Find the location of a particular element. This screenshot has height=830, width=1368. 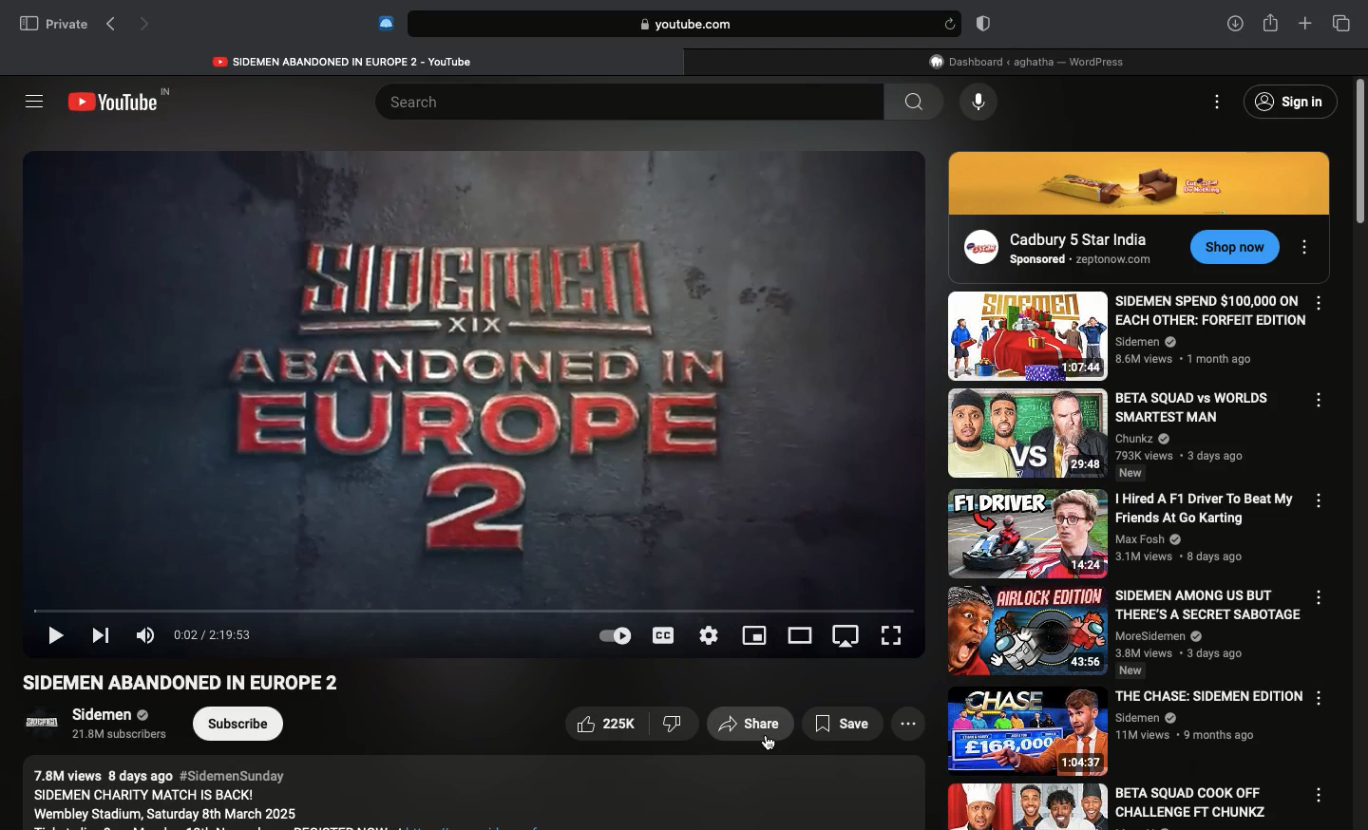

Subcribe is located at coordinates (240, 724).